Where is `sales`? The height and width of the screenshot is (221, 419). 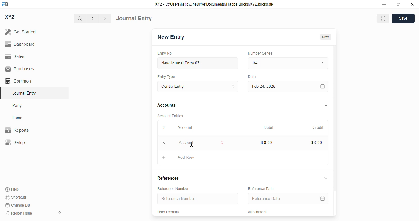 sales is located at coordinates (15, 56).